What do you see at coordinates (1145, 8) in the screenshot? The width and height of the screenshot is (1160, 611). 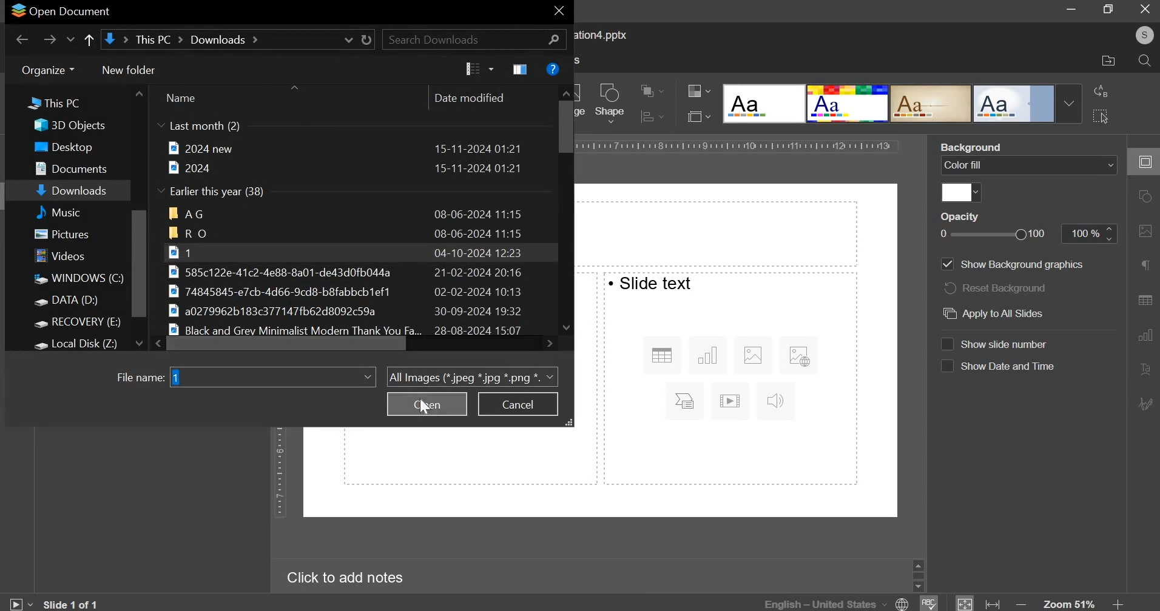 I see `close` at bounding box center [1145, 8].